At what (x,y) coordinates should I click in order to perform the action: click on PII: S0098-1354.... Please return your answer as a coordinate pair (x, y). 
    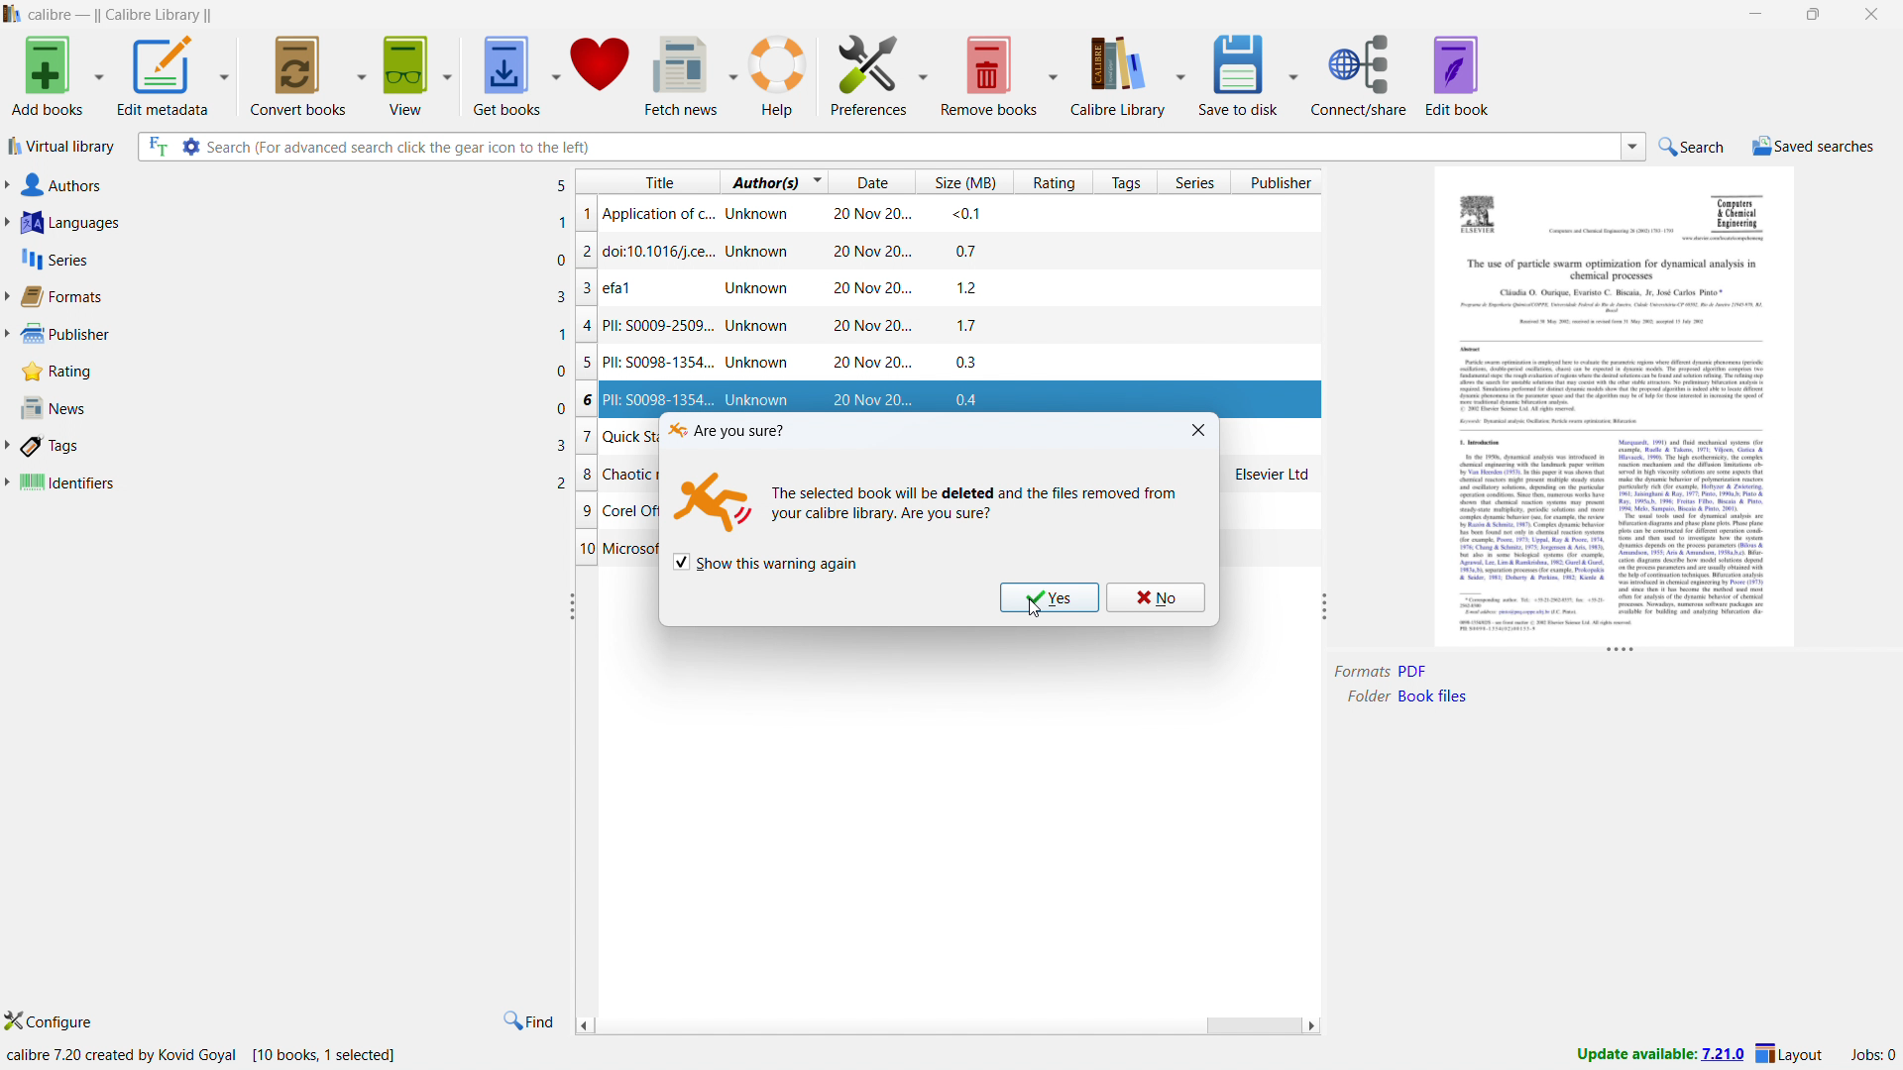
    Looking at the image, I should click on (947, 397).